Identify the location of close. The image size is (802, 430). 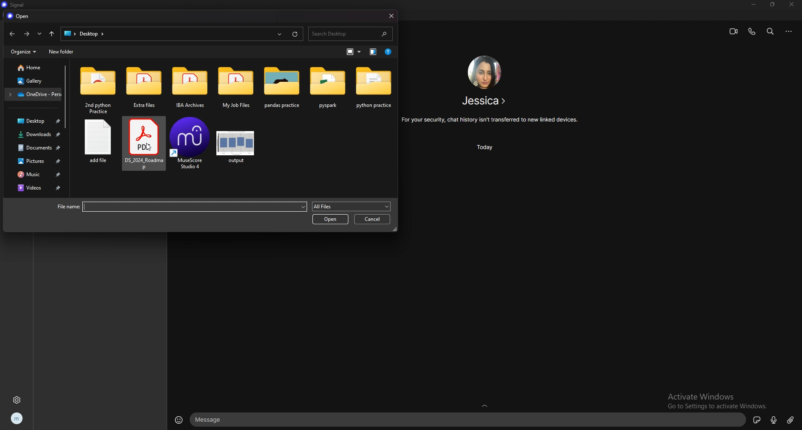
(391, 15).